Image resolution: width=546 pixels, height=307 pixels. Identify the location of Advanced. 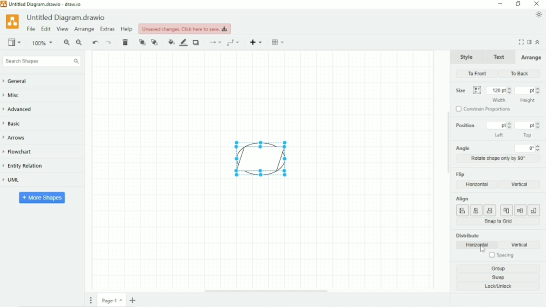
(21, 109).